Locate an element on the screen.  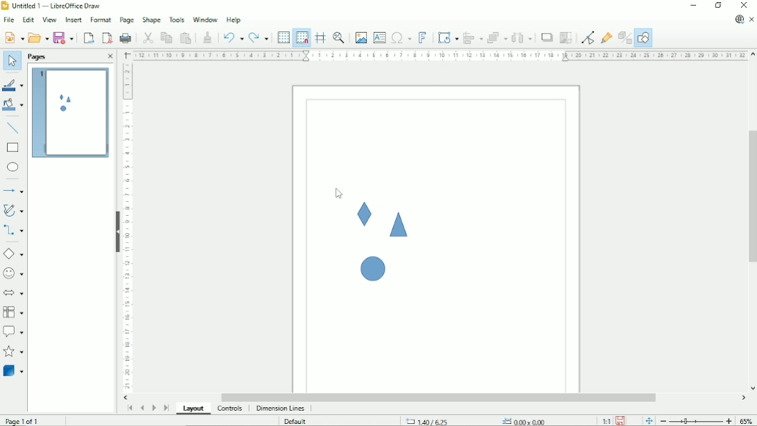
Controls is located at coordinates (230, 409).